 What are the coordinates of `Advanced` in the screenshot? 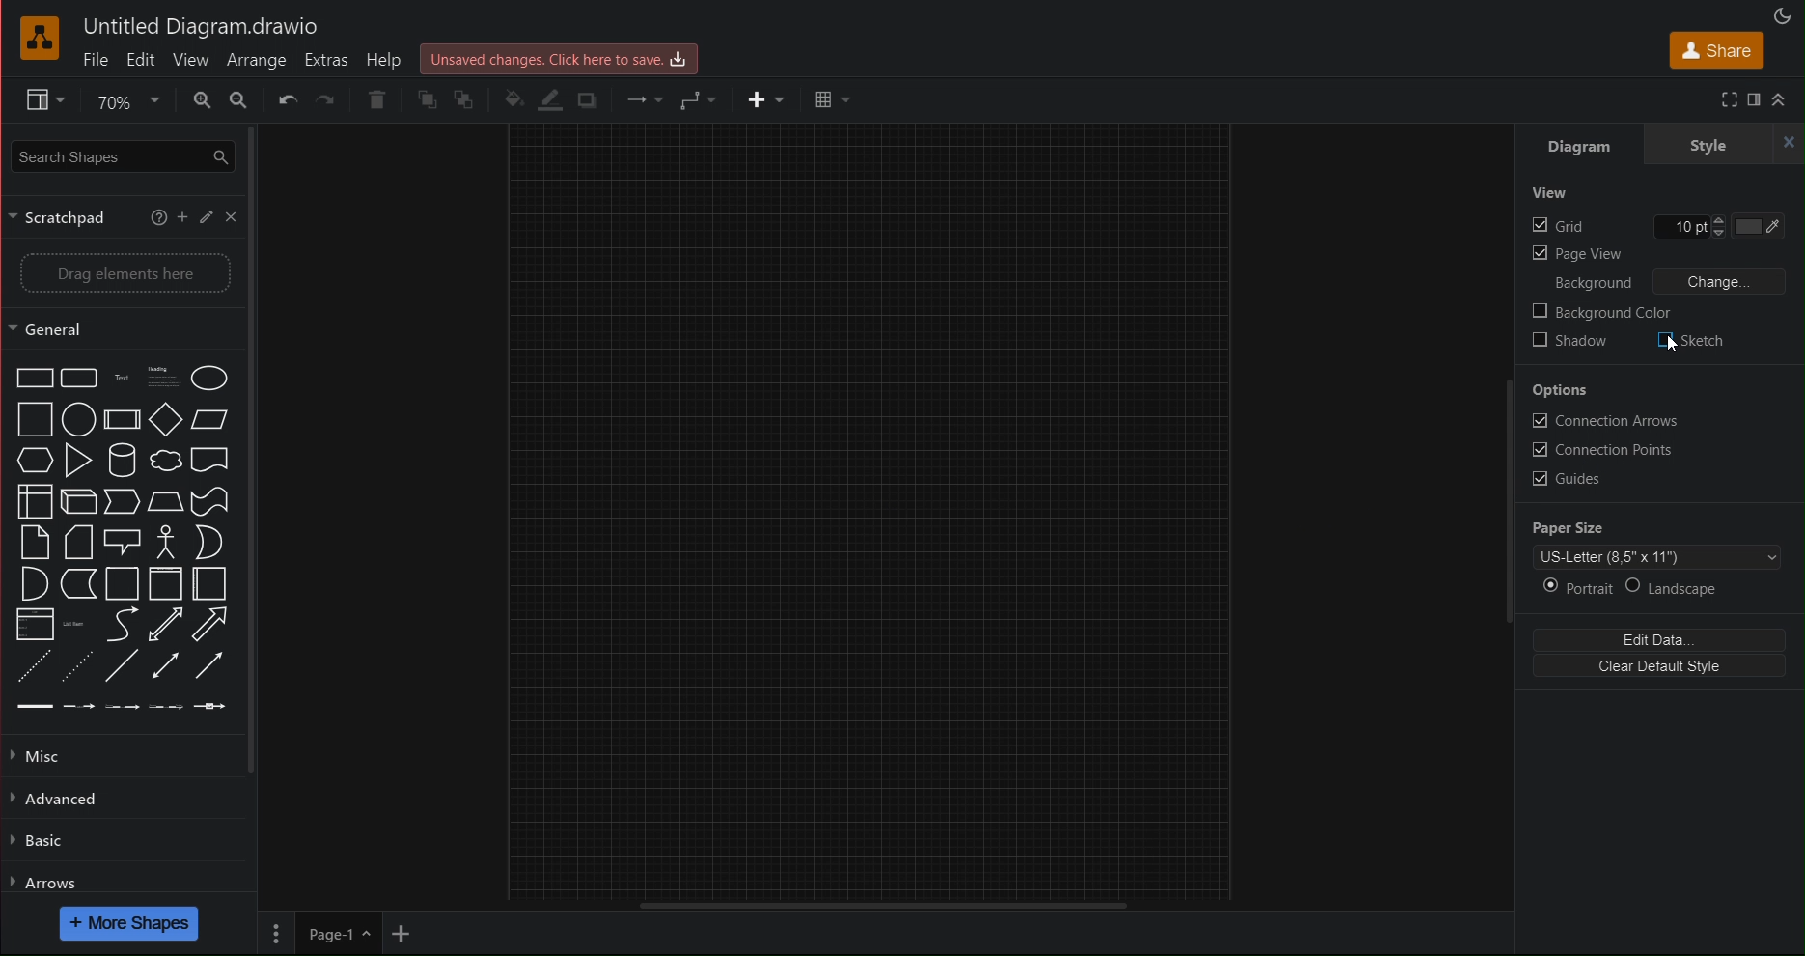 It's located at (116, 798).